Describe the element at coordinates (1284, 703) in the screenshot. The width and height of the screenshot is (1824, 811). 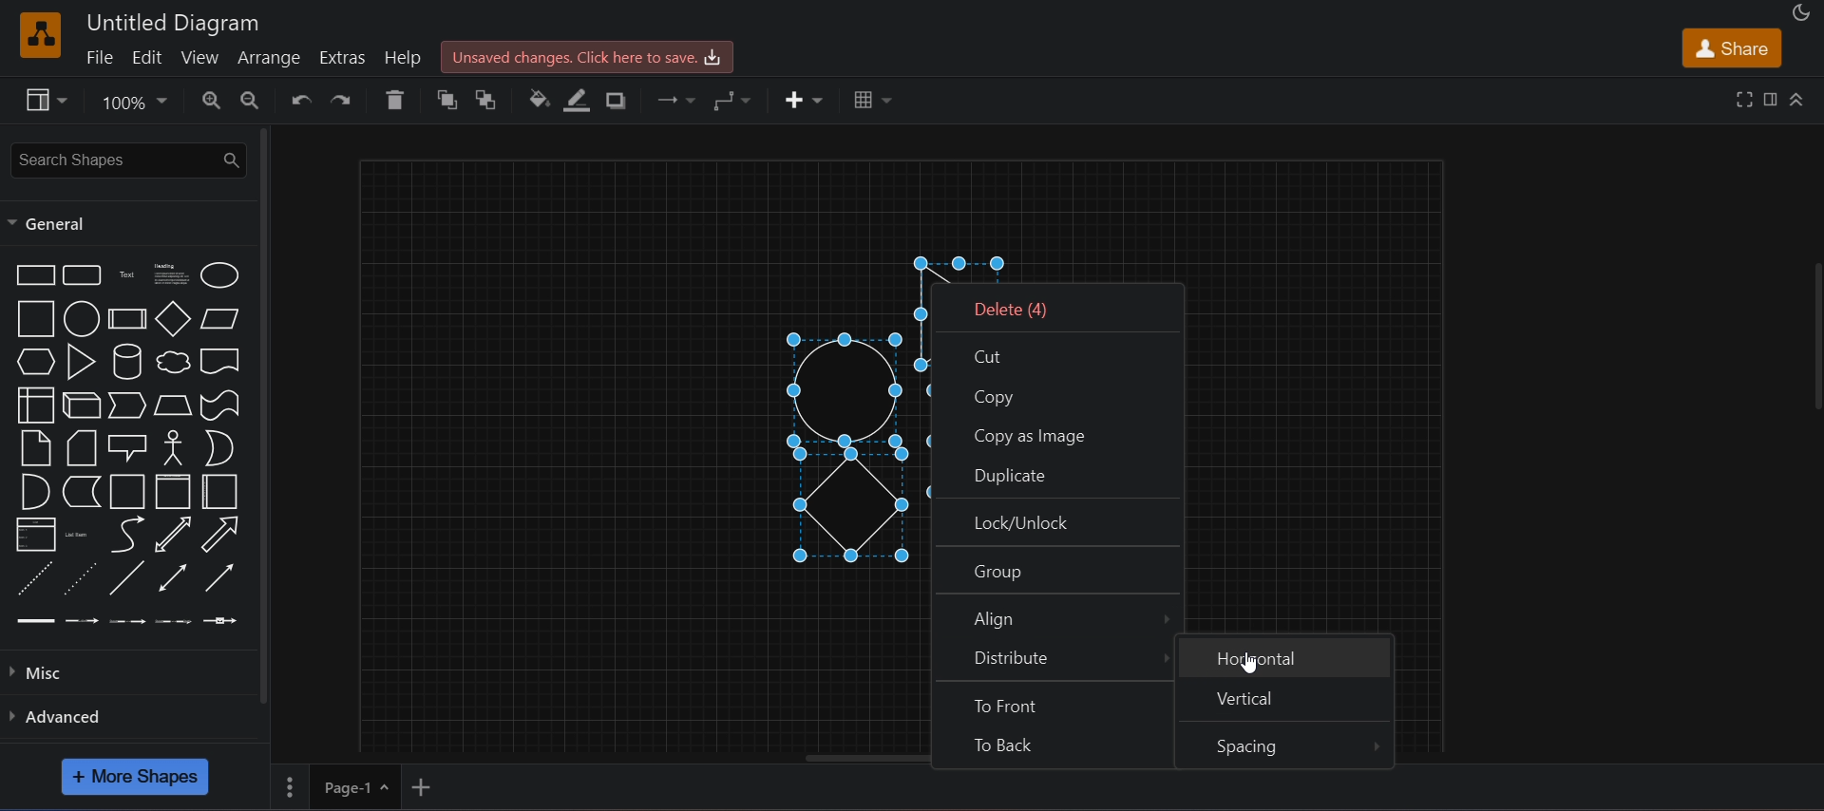
I see `vertical` at that location.